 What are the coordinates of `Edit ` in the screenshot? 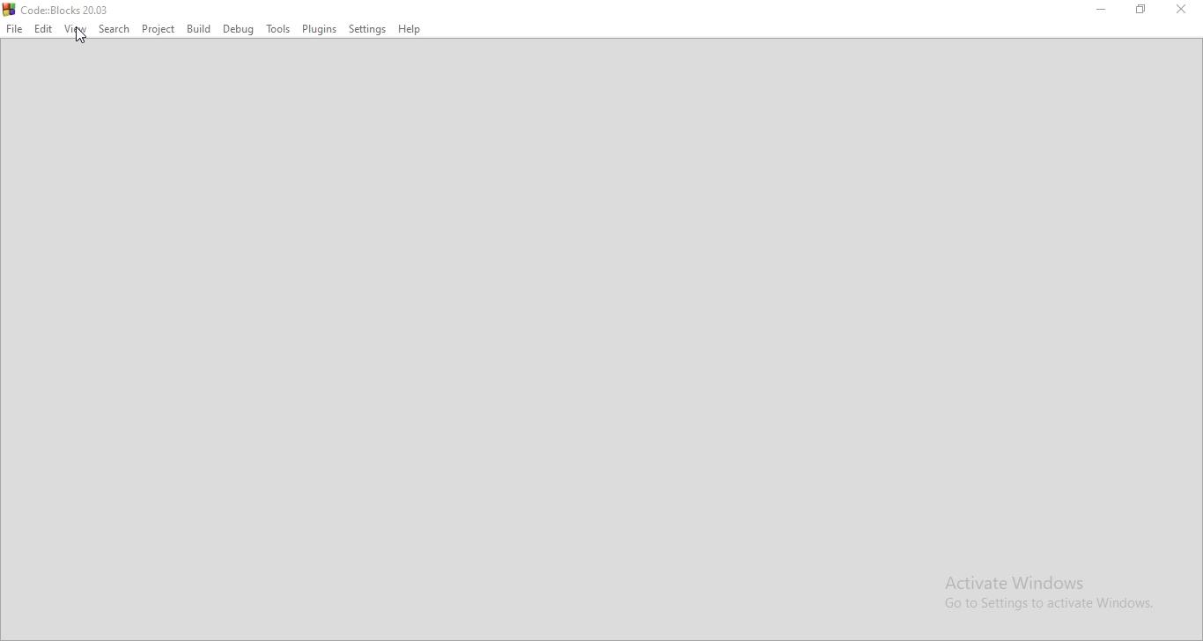 It's located at (43, 29).